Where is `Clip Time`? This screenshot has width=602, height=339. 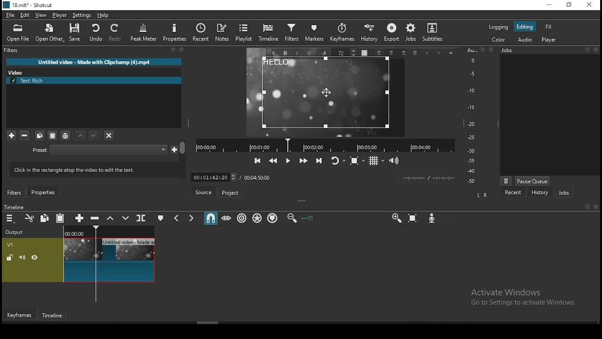
Clip Time is located at coordinates (428, 178).